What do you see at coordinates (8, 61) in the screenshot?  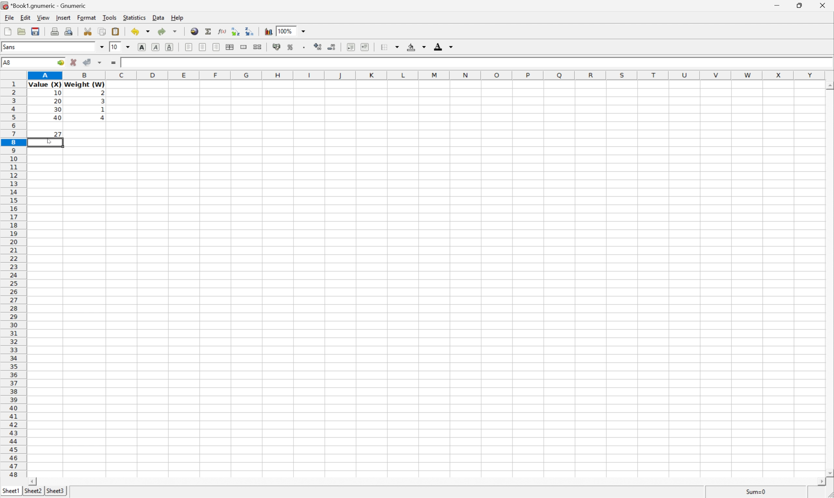 I see `A1` at bounding box center [8, 61].